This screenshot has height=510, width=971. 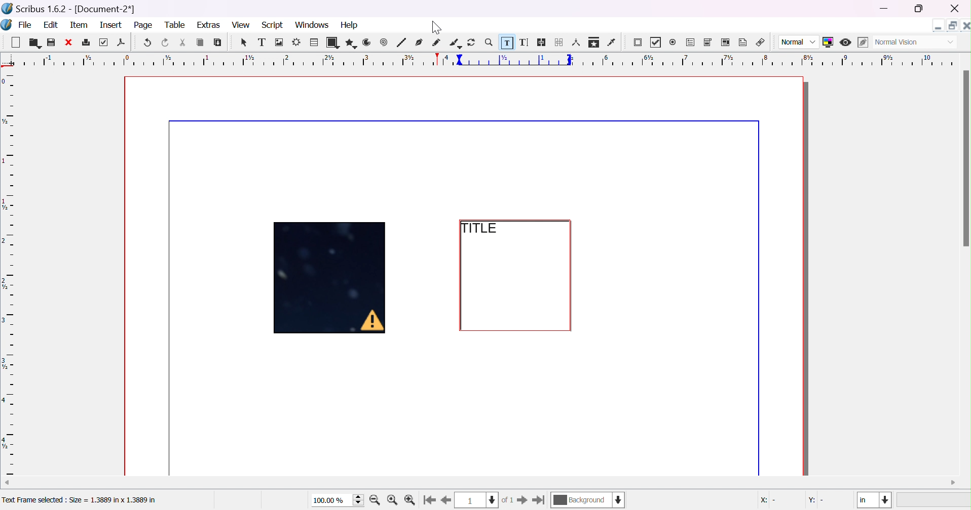 I want to click on eye dropper, so click(x=613, y=42).